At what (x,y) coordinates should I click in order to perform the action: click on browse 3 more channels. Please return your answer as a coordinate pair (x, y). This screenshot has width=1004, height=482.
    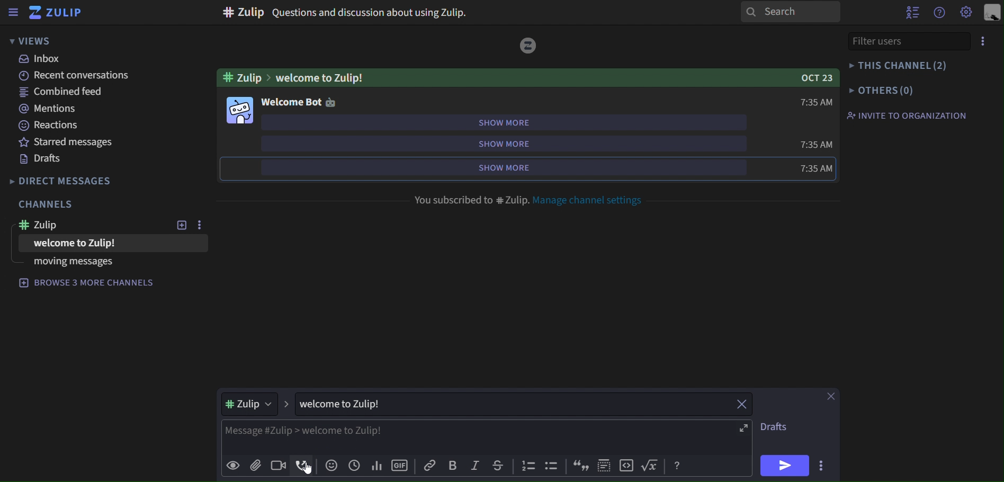
    Looking at the image, I should click on (94, 285).